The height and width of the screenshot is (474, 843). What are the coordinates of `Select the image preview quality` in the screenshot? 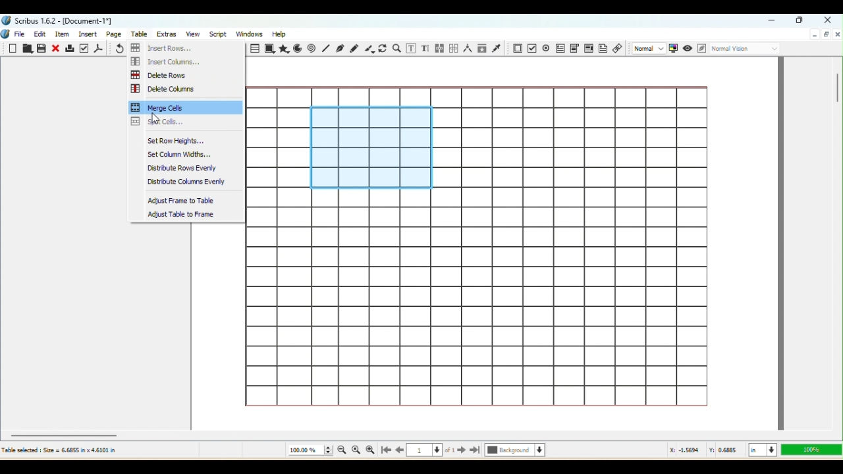 It's located at (647, 48).